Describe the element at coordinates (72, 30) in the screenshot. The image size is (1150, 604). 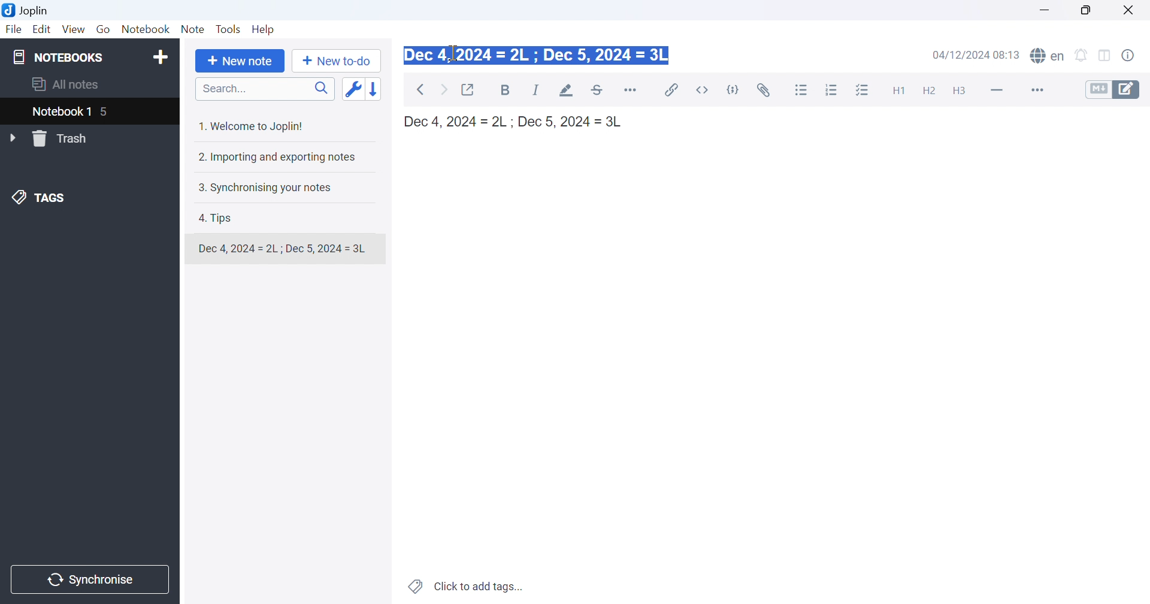
I see `View` at that location.